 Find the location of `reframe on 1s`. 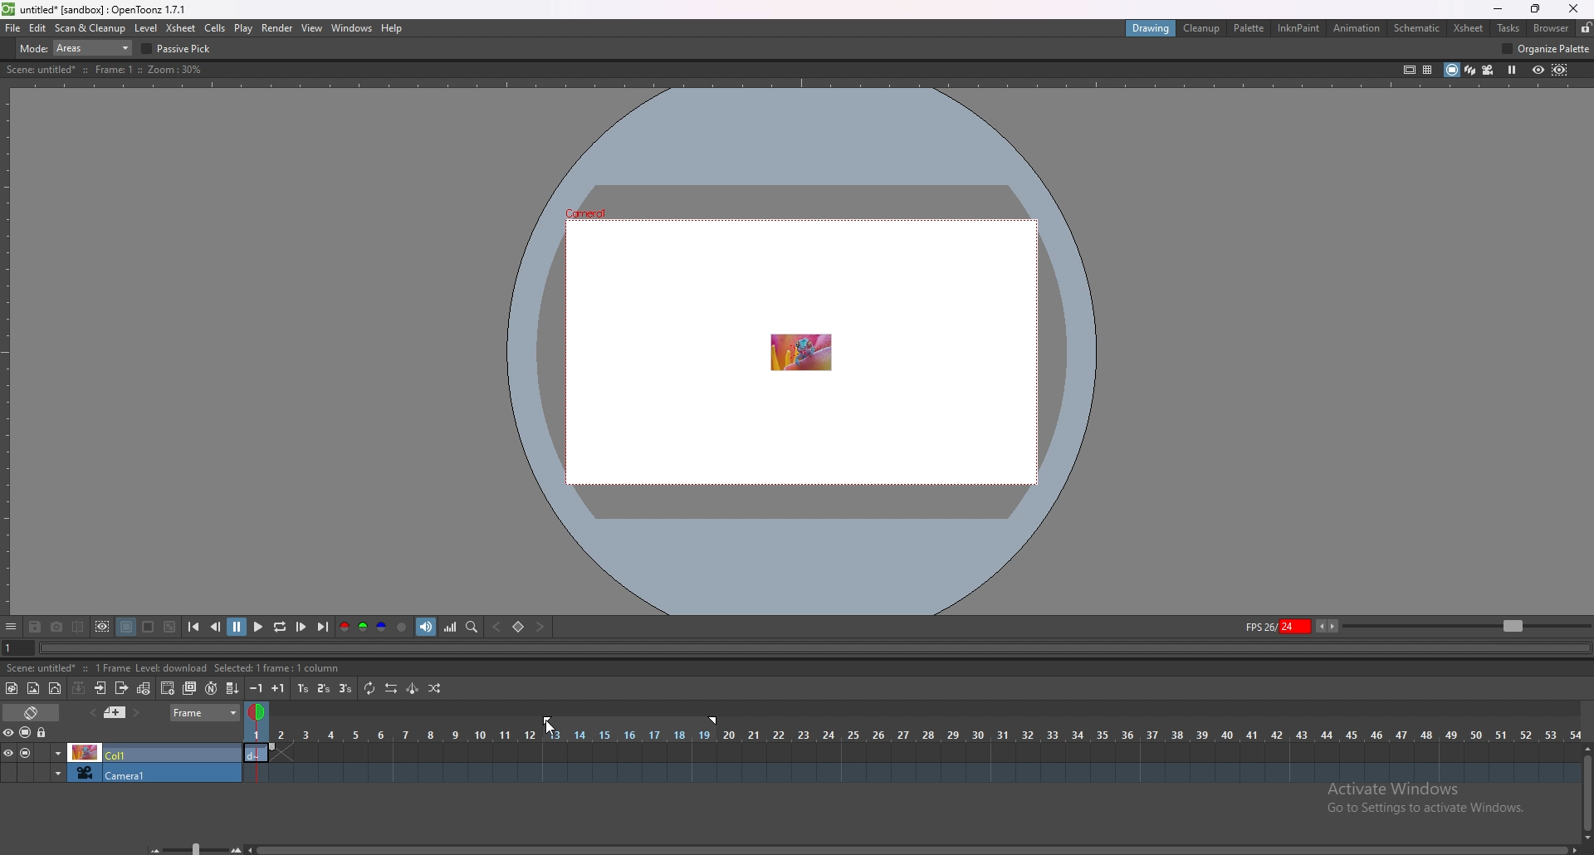

reframe on 1s is located at coordinates (303, 689).